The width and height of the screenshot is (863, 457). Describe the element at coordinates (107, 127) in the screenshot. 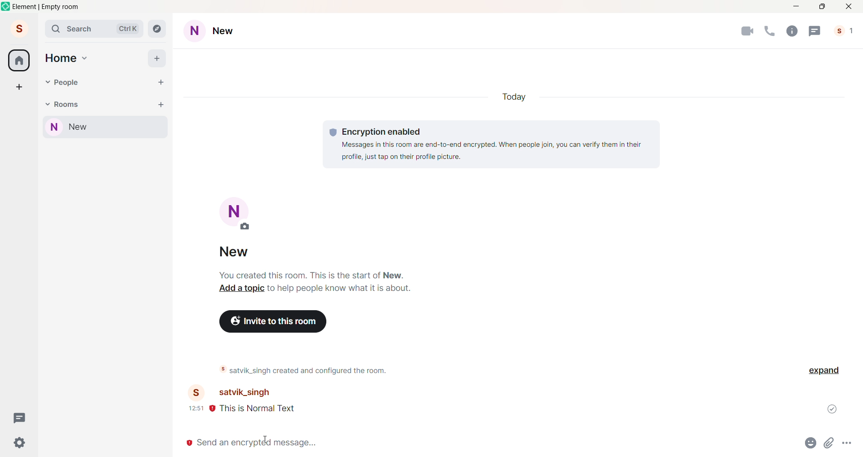

I see `Current Room` at that location.